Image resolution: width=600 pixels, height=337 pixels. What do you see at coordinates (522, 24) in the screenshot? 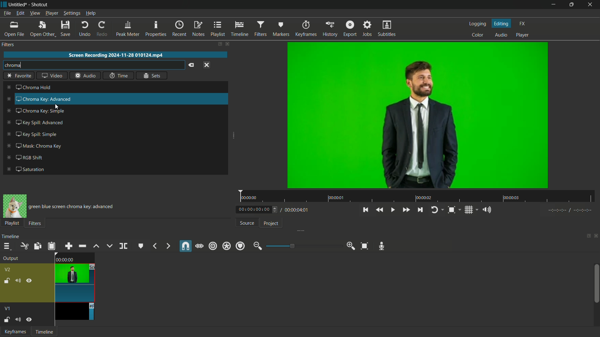
I see `fx` at bounding box center [522, 24].